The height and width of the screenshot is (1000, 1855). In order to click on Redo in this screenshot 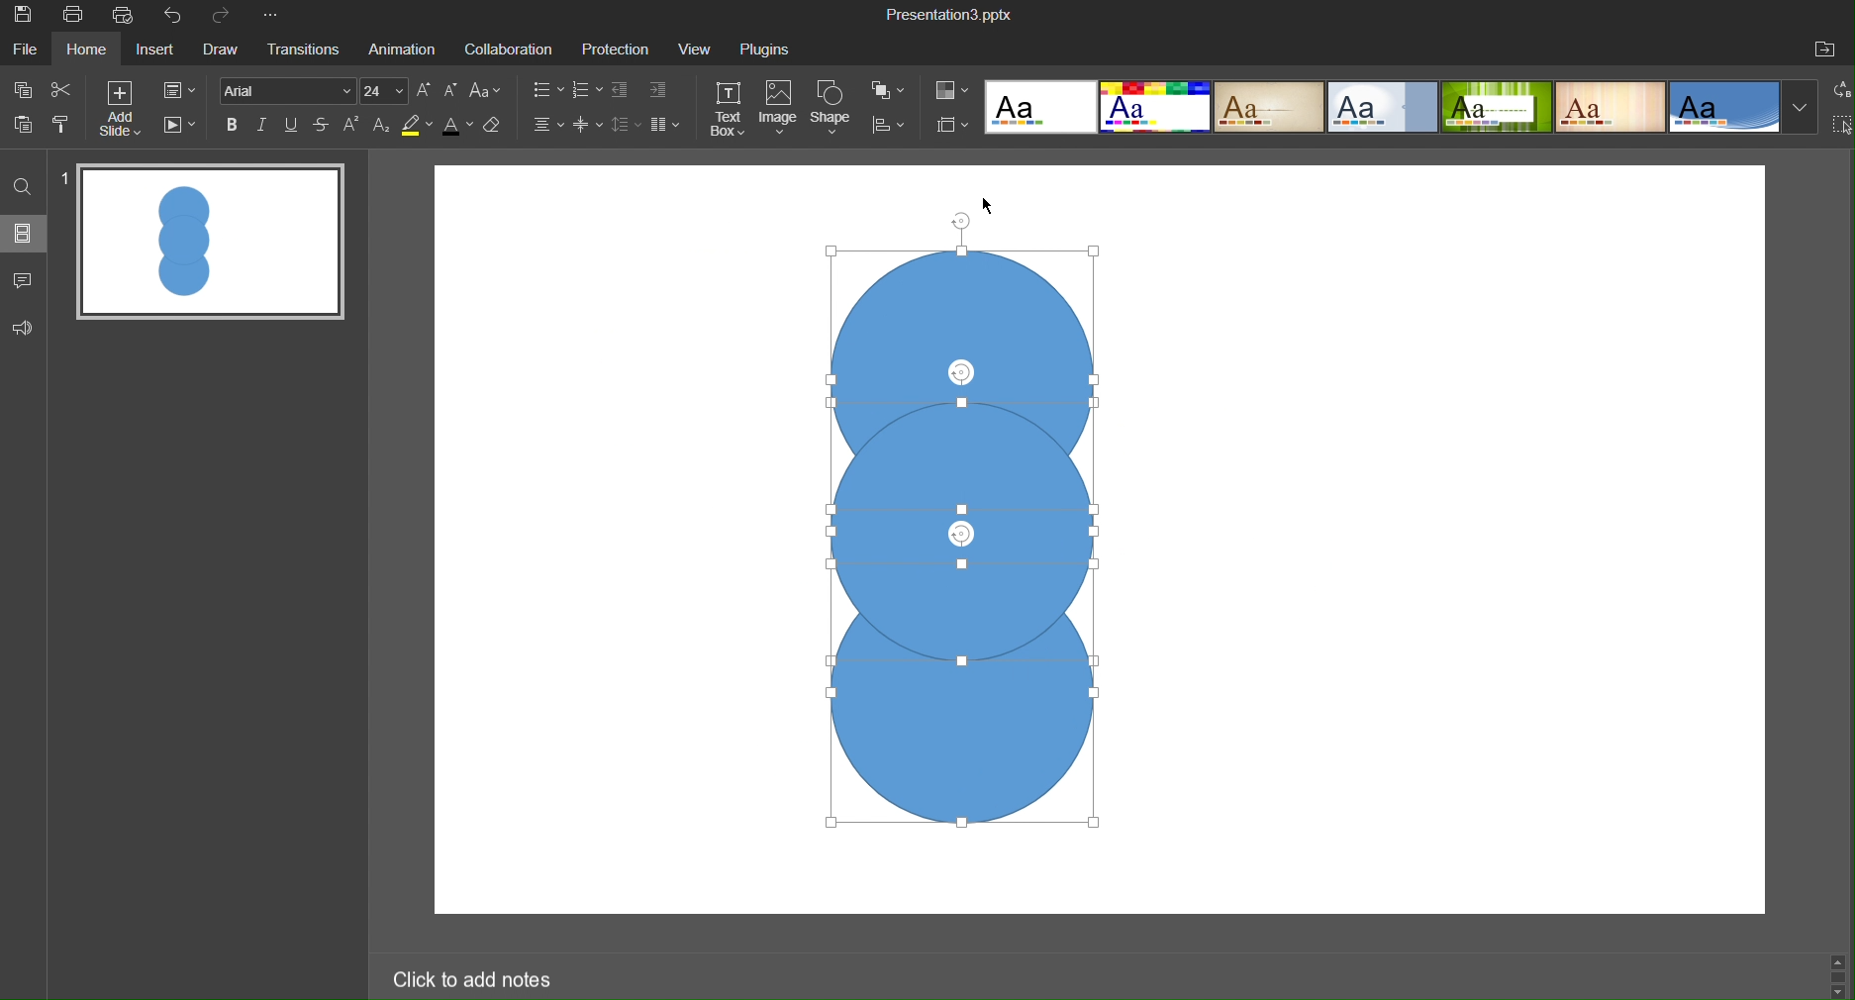, I will do `click(230, 17)`.